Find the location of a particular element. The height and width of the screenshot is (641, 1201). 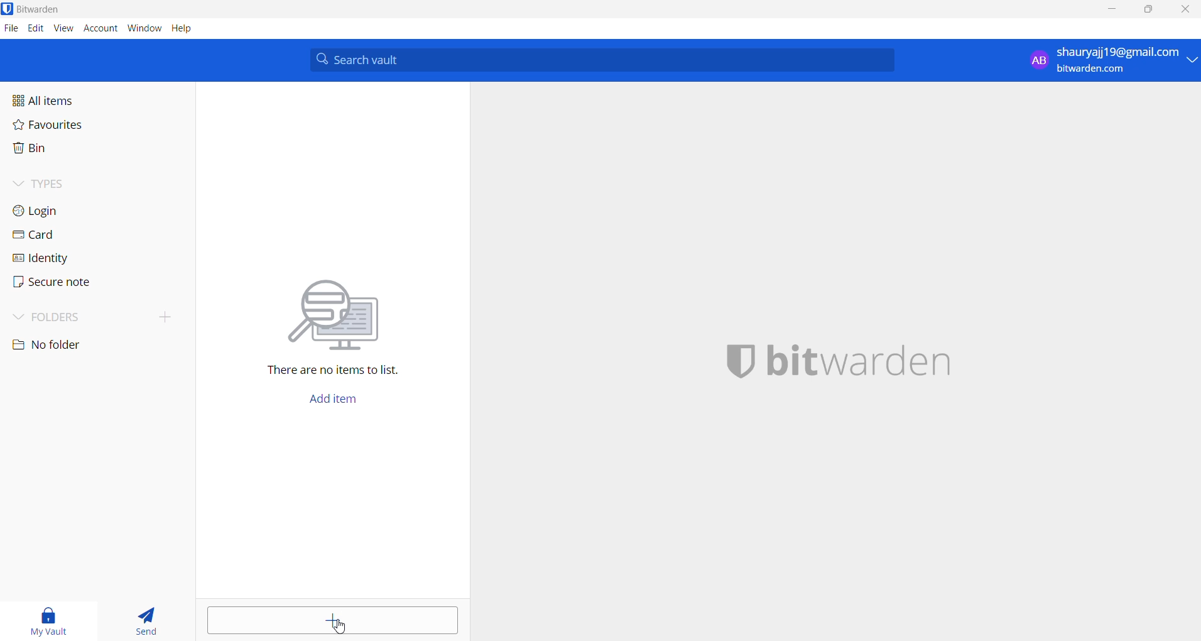

card is located at coordinates (70, 235).